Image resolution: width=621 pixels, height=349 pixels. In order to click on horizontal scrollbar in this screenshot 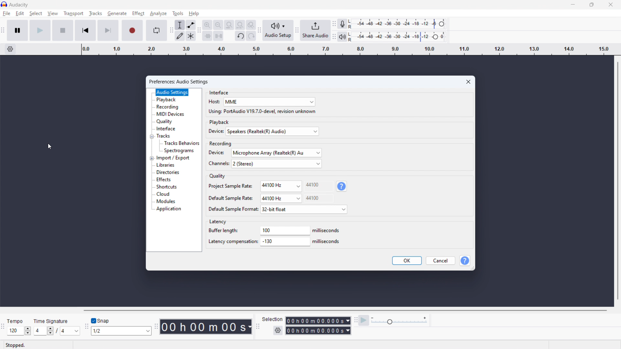, I will do `click(344, 310)`.